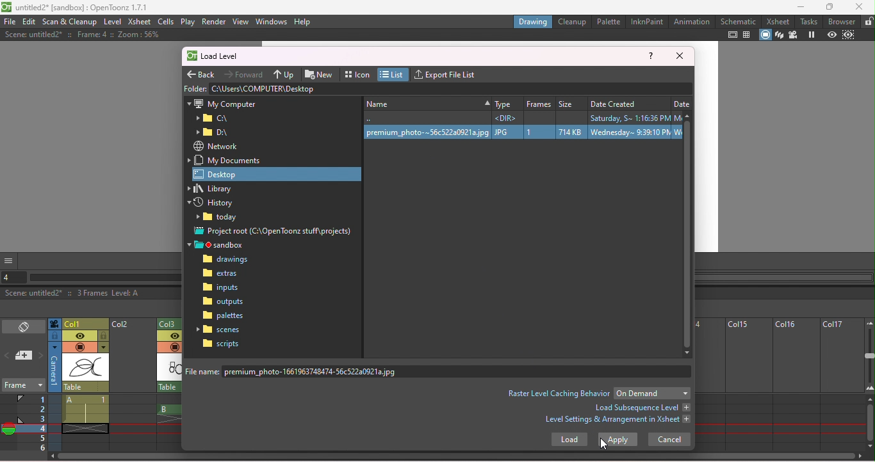 Image resolution: width=875 pixels, height=462 pixels. What do you see at coordinates (651, 57) in the screenshot?
I see `Help` at bounding box center [651, 57].